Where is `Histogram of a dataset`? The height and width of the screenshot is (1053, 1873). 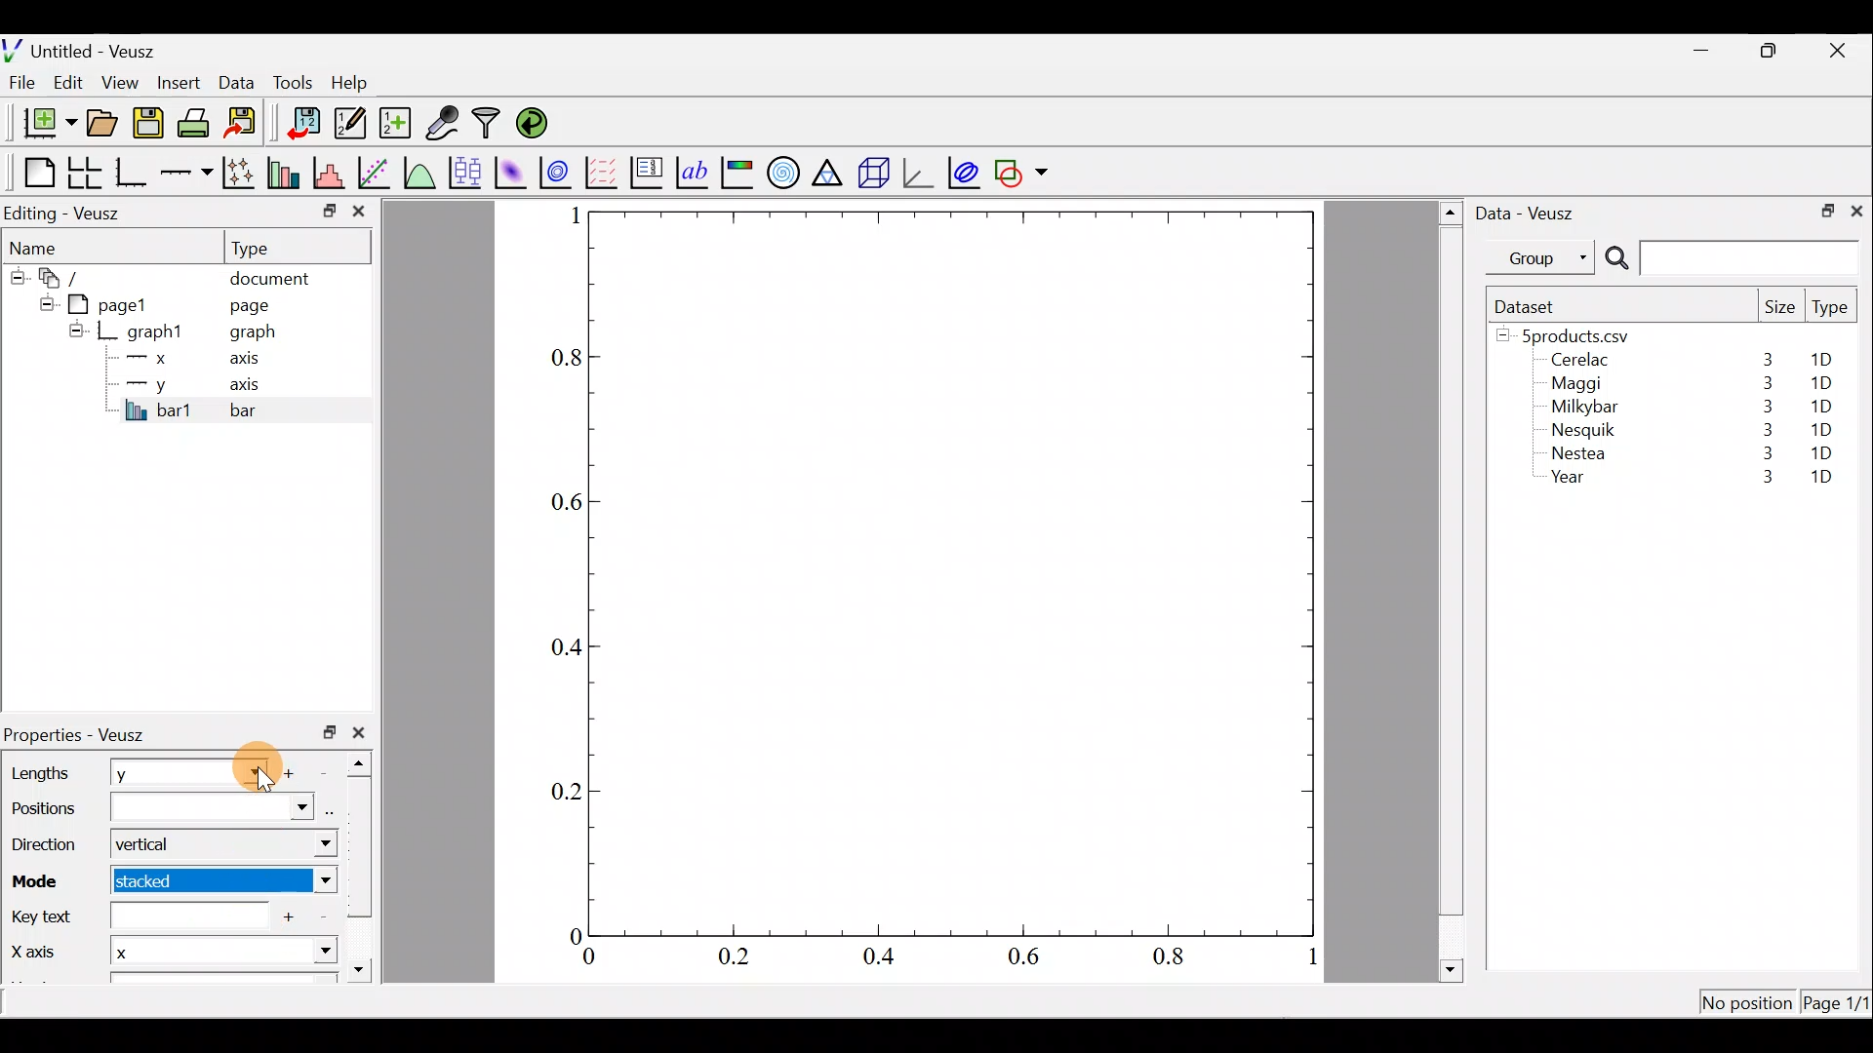 Histogram of a dataset is located at coordinates (335, 174).